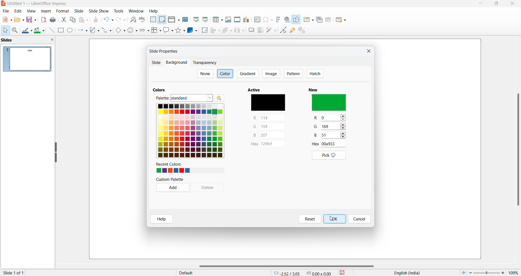 This screenshot has height=276, width=521. I want to click on curve and polygons, so click(95, 31).